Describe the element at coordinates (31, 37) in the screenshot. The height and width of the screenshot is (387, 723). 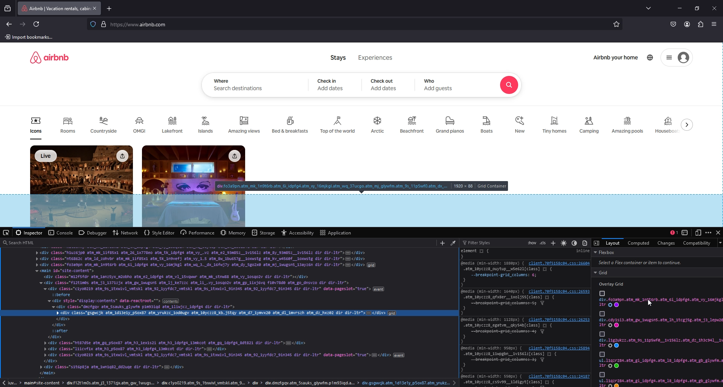
I see `import bookmarks` at that location.